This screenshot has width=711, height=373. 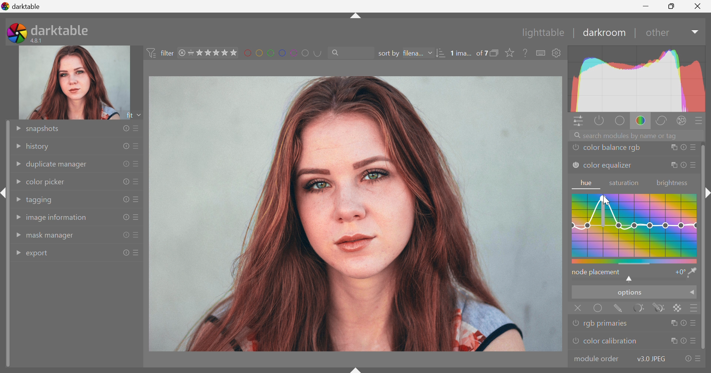 I want to click on color, so click(x=641, y=121).